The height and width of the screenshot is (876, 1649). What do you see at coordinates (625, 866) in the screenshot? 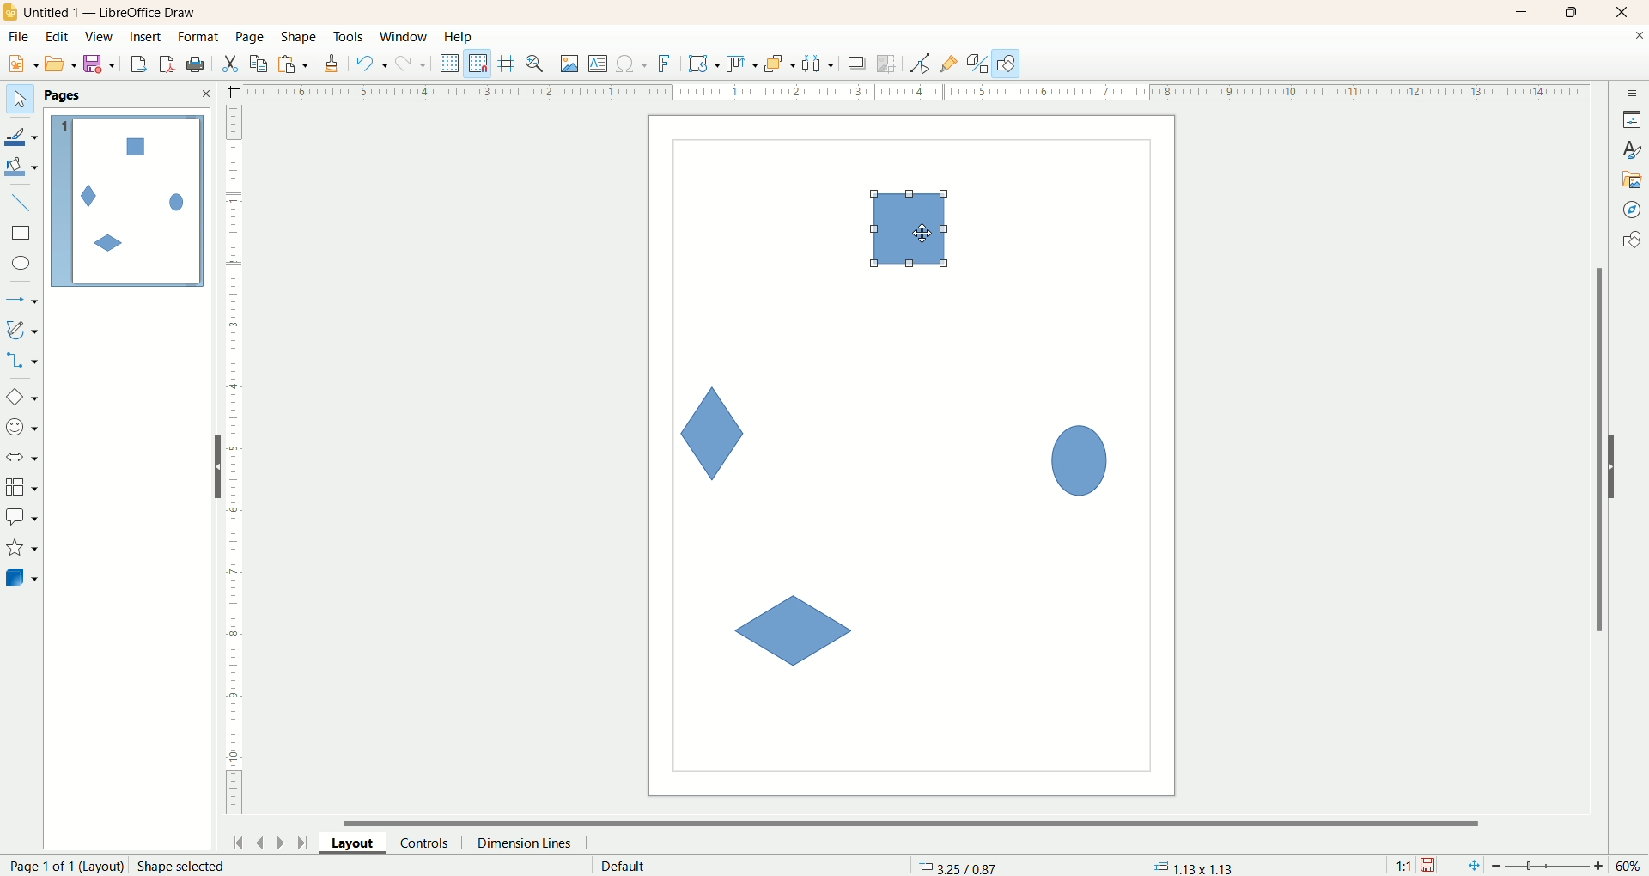
I see `default` at bounding box center [625, 866].